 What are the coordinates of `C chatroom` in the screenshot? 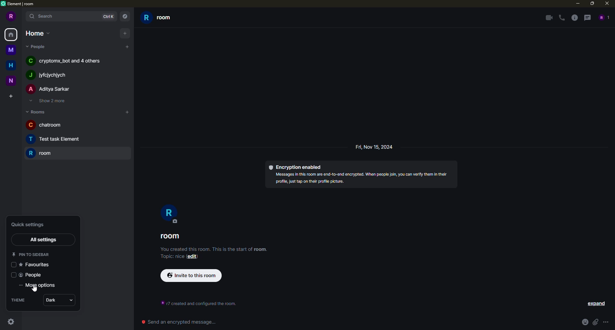 It's located at (55, 126).